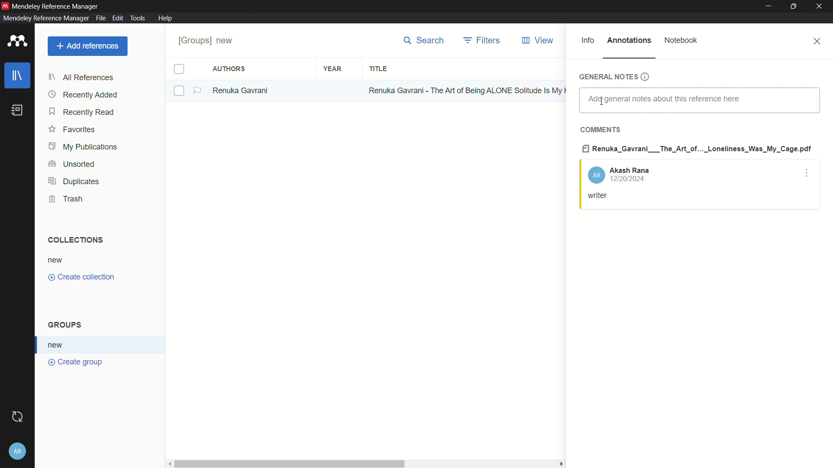 The height and width of the screenshot is (468, 833). What do you see at coordinates (83, 277) in the screenshot?
I see `create collection` at bounding box center [83, 277].